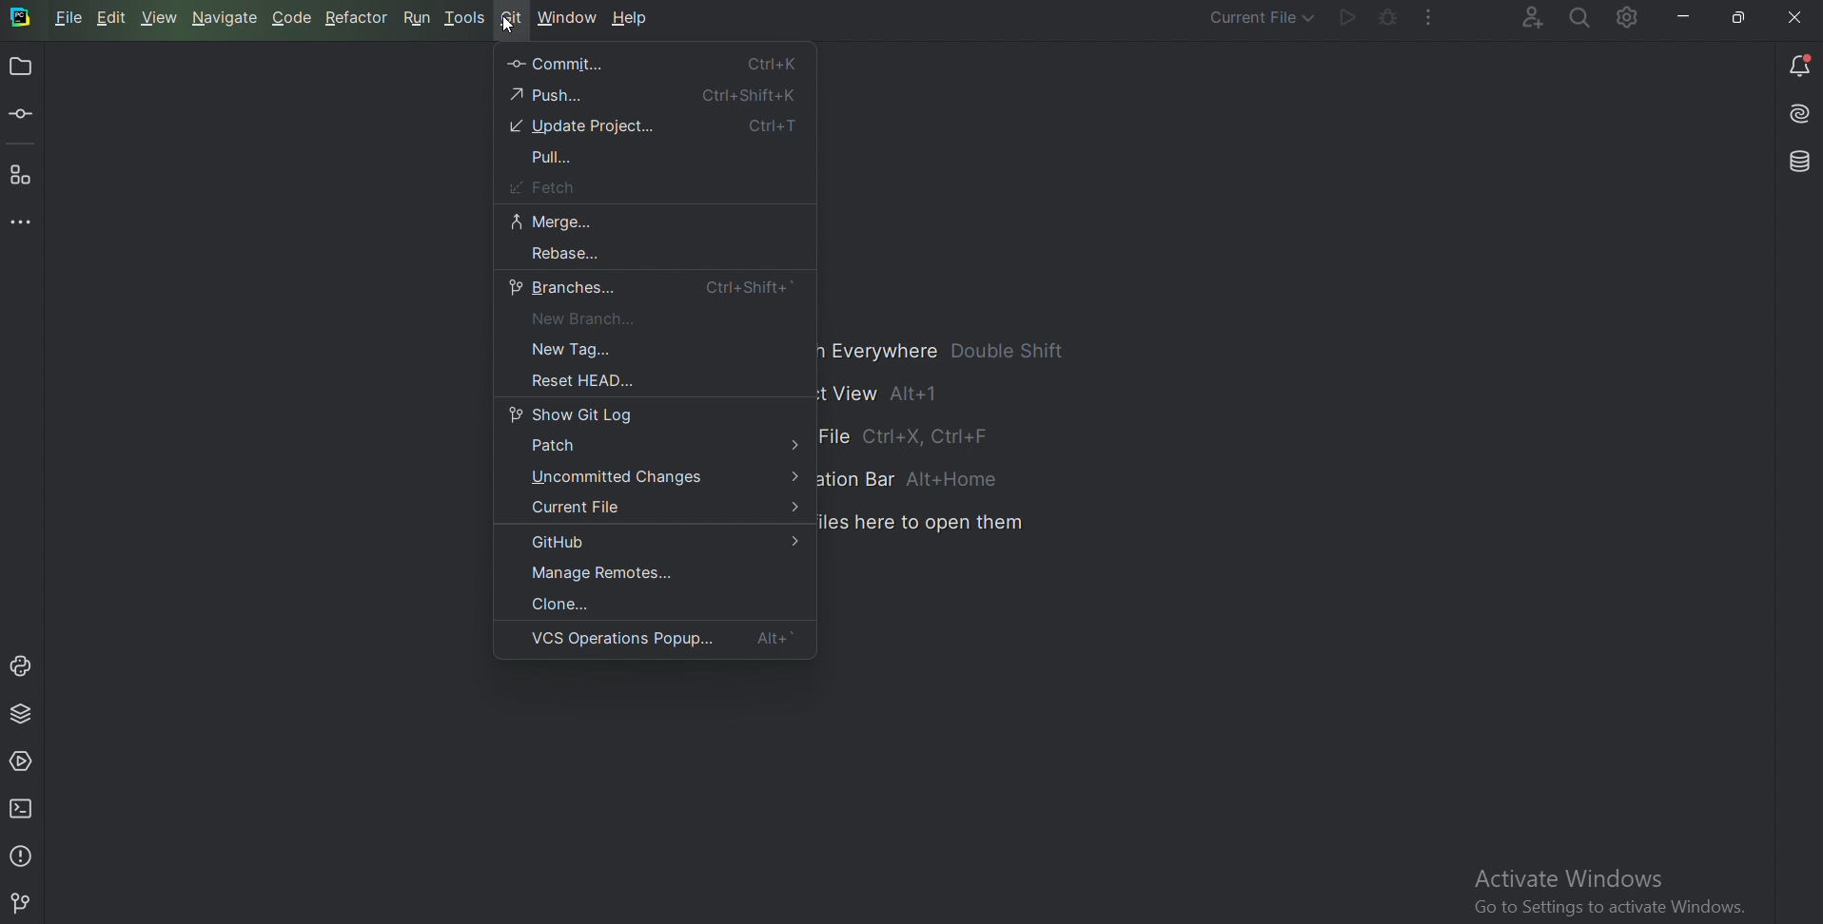 Image resolution: width=1823 pixels, height=924 pixels. What do you see at coordinates (563, 254) in the screenshot?
I see `Rebase` at bounding box center [563, 254].